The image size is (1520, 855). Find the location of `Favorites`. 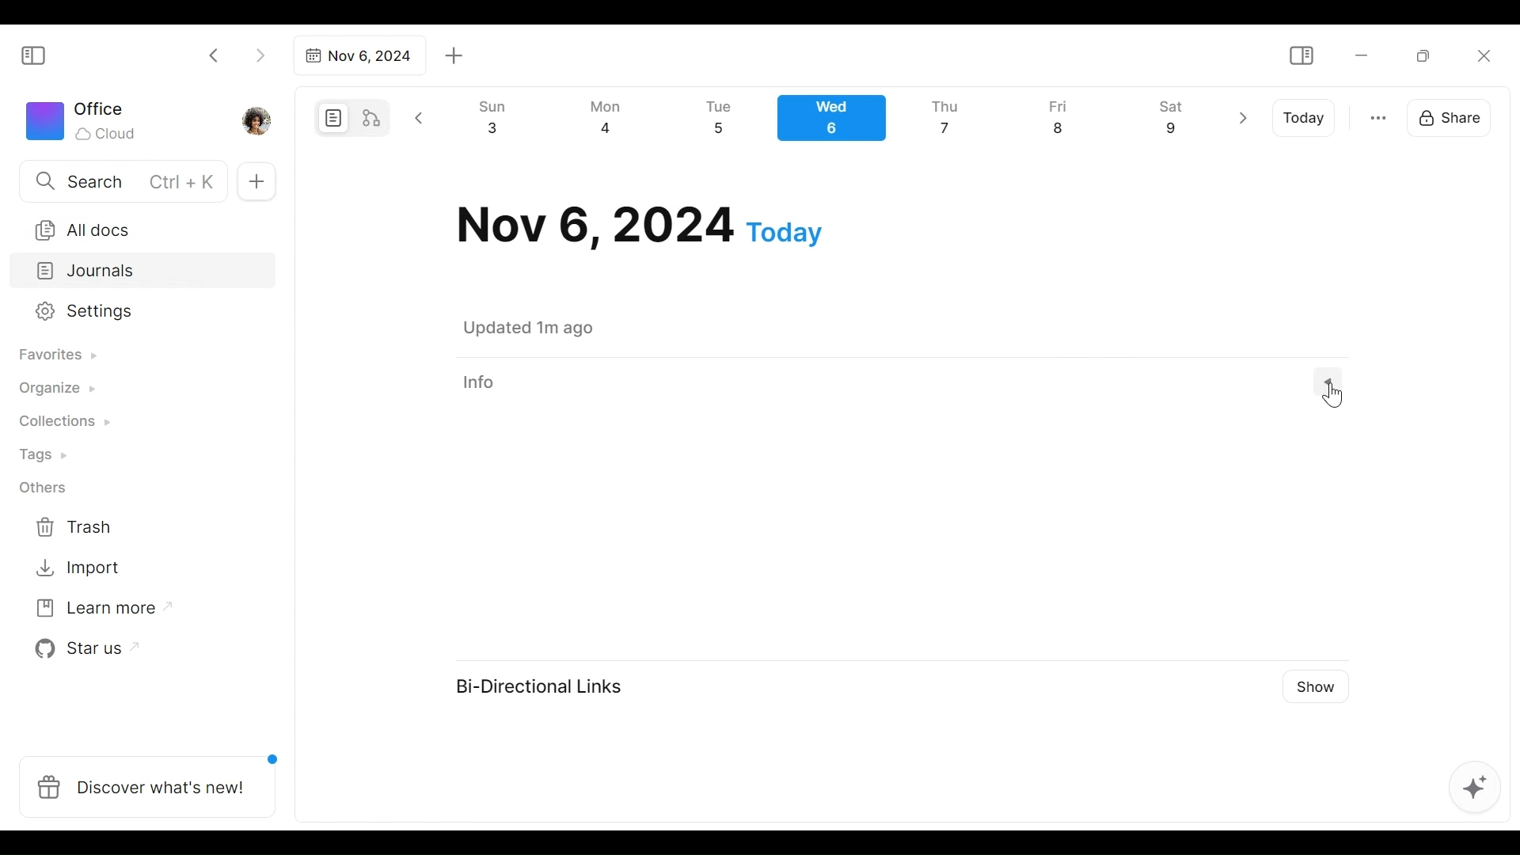

Favorites is located at coordinates (56, 355).